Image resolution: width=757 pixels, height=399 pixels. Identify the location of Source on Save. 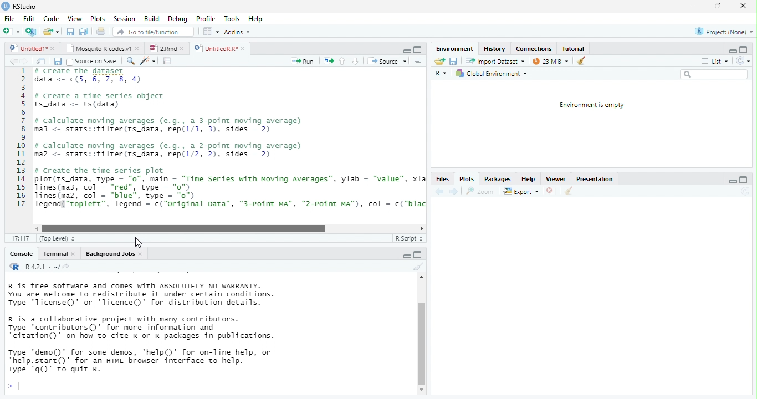
(91, 62).